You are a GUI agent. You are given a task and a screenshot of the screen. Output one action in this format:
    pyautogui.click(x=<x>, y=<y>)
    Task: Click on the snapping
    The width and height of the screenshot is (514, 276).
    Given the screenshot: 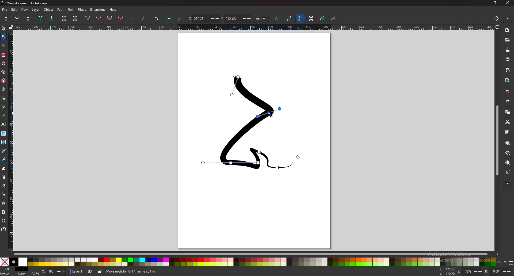 What is the action you would take?
    pyautogui.click(x=496, y=18)
    